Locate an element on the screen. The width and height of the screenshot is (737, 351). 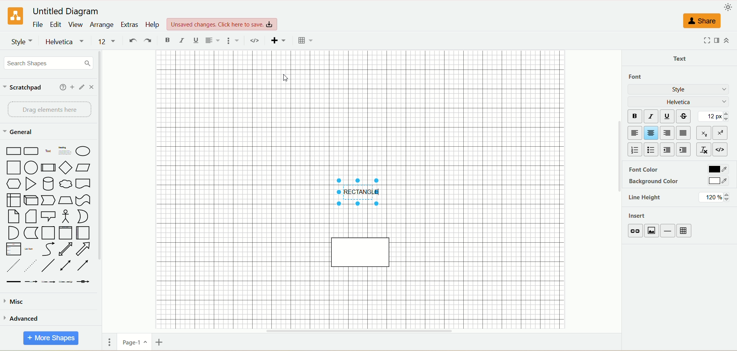
or is located at coordinates (82, 216).